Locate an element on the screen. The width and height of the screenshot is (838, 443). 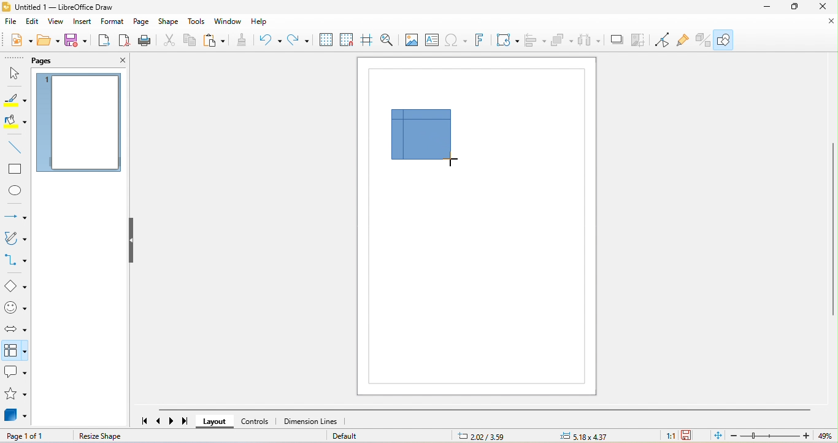
insert is located at coordinates (83, 23).